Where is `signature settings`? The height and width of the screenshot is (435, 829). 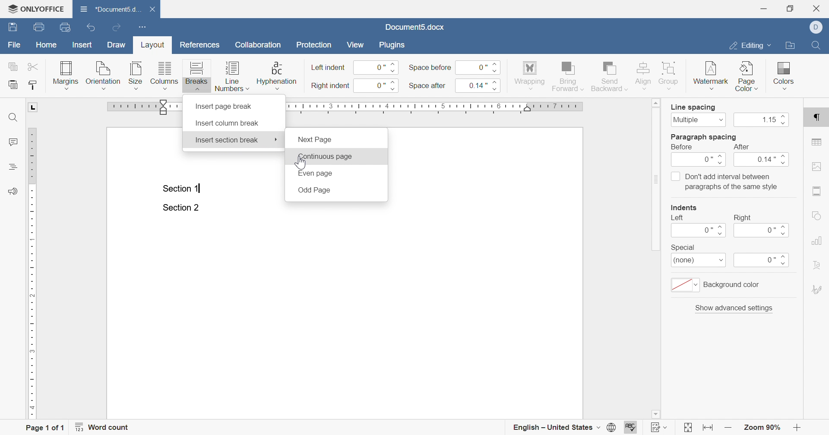
signature settings is located at coordinates (816, 290).